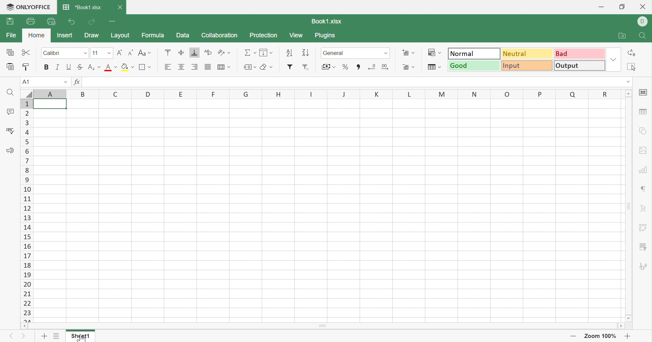 Image resolution: width=652 pixels, height=342 pixels. Describe the element at coordinates (92, 21) in the screenshot. I see `Redo` at that location.